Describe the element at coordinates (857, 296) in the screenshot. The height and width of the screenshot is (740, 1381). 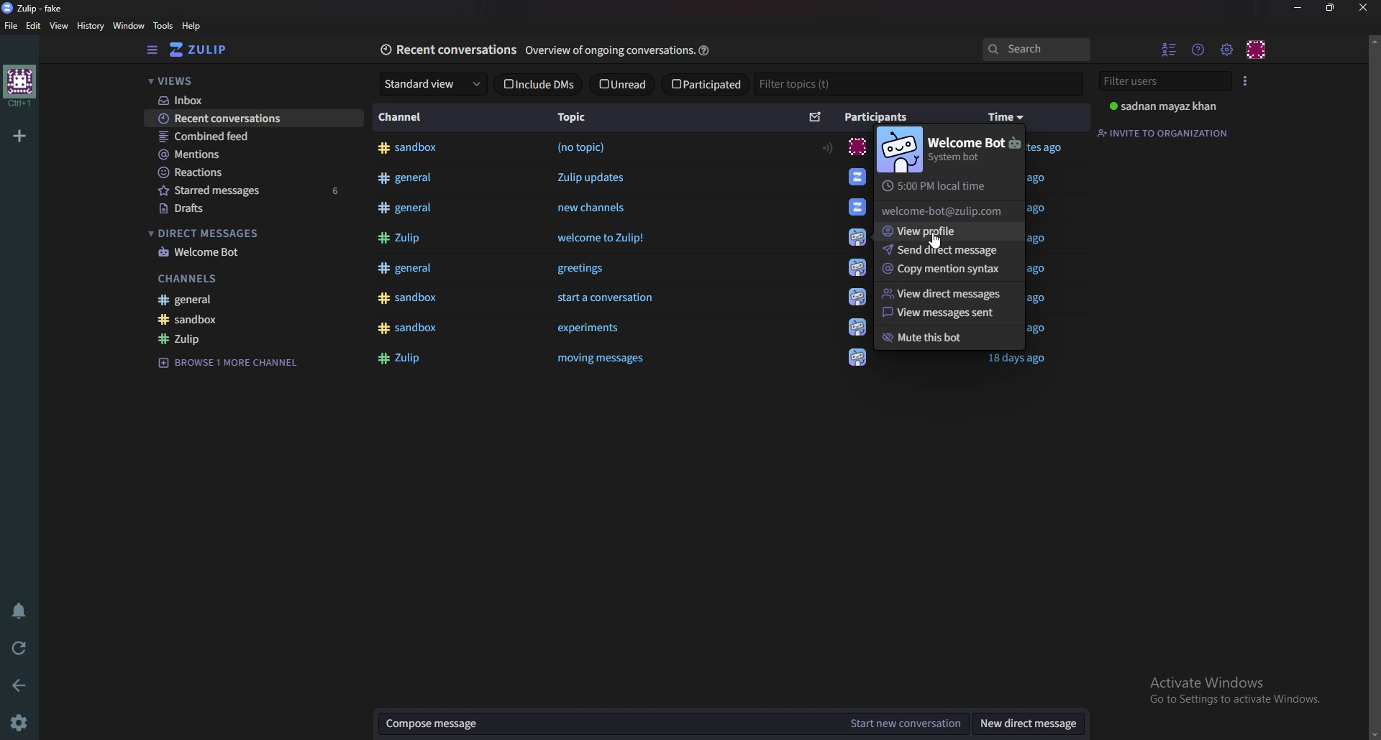
I see `icon` at that location.